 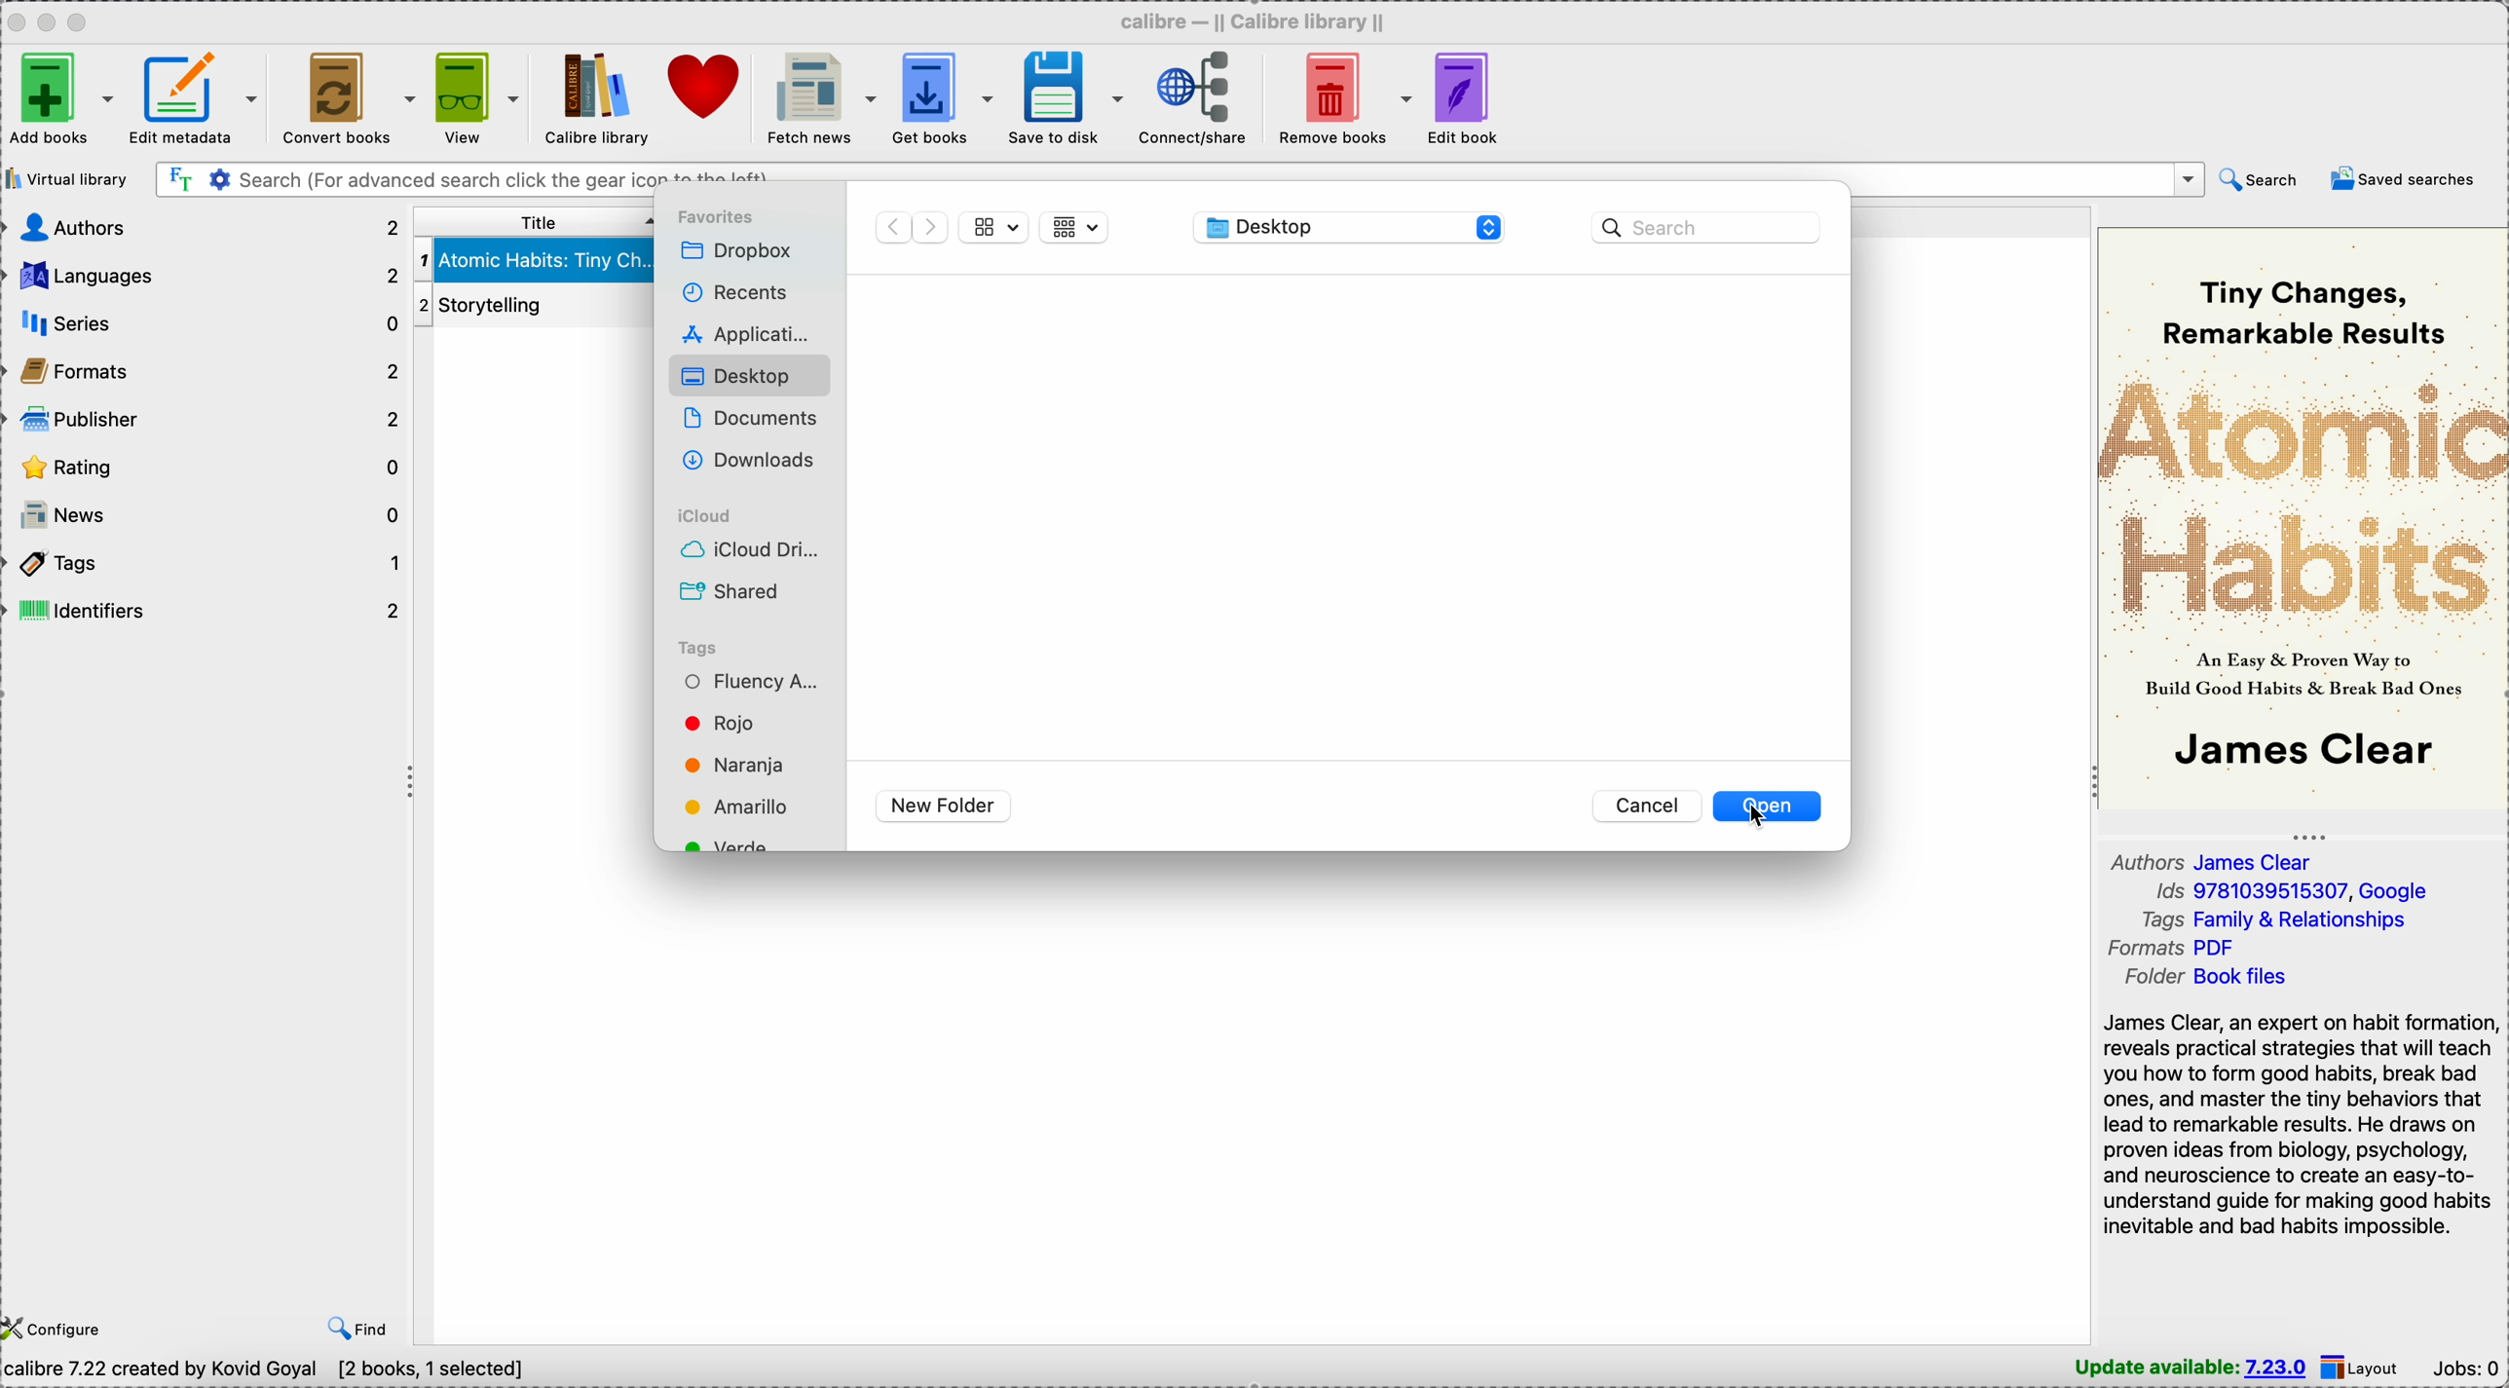 I want to click on back, so click(x=892, y=229).